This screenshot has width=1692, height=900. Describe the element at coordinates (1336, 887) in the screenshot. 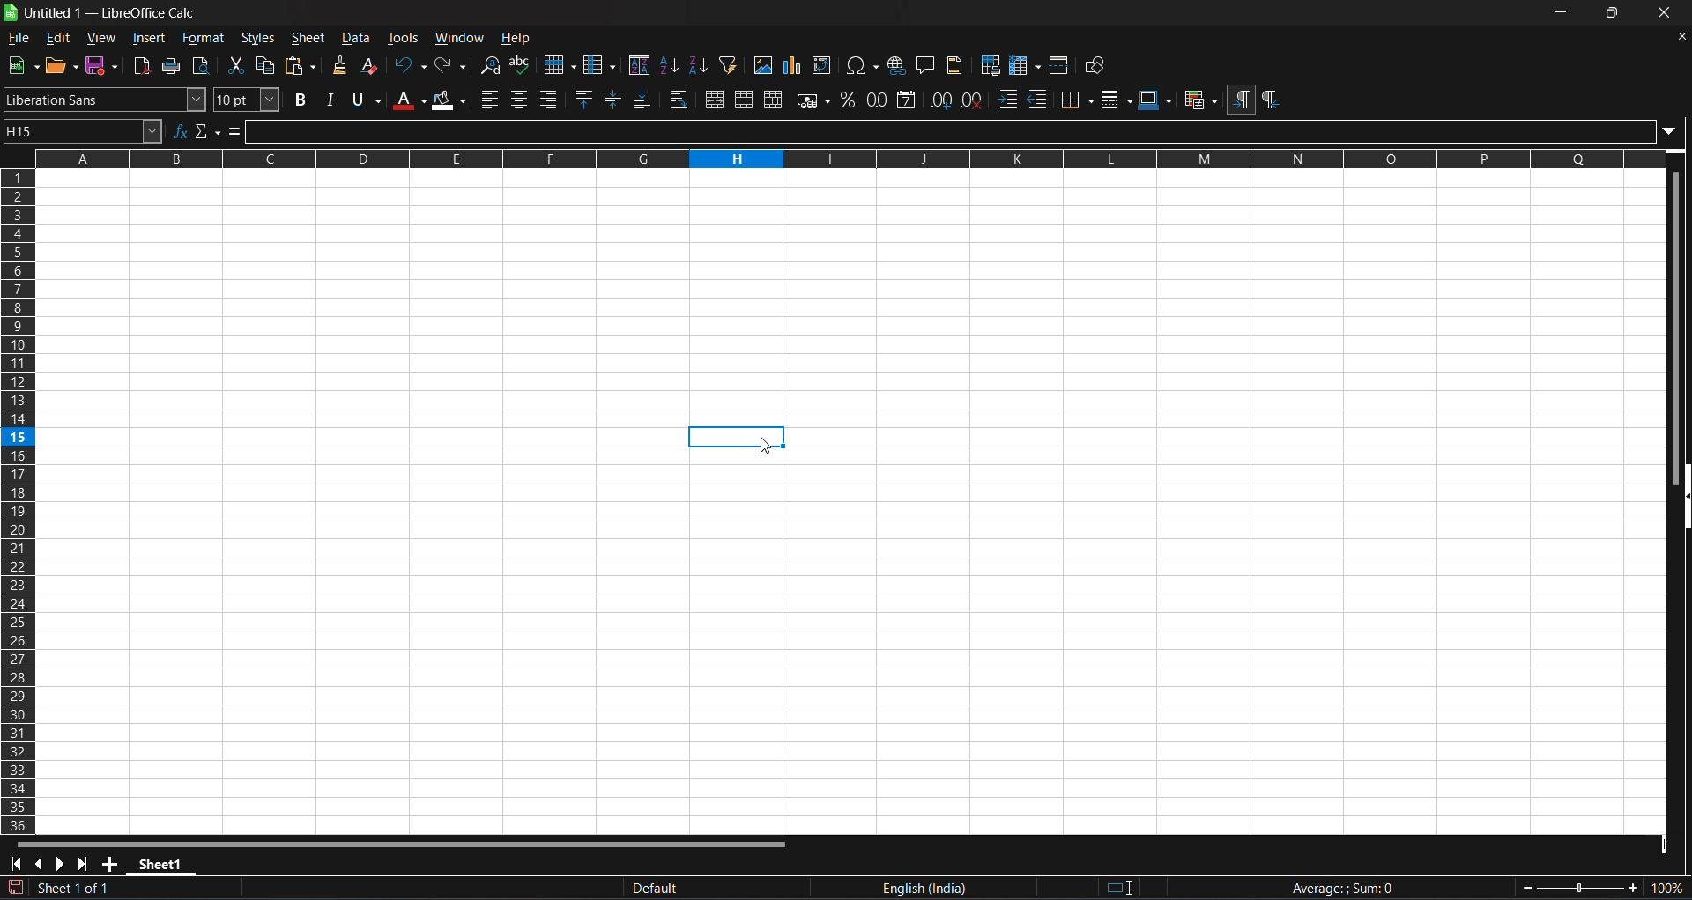

I see `formula` at that location.